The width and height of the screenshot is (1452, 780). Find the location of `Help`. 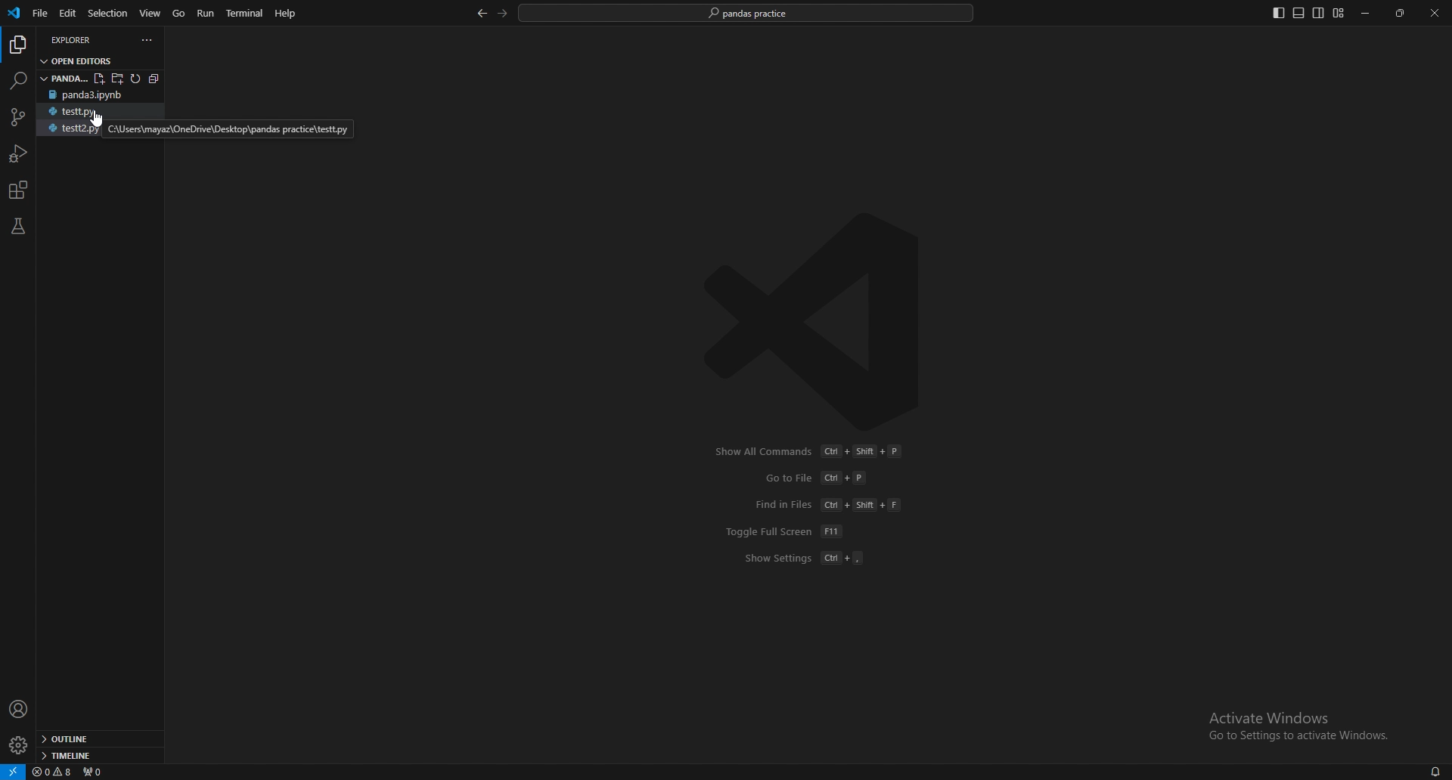

Help is located at coordinates (284, 14).